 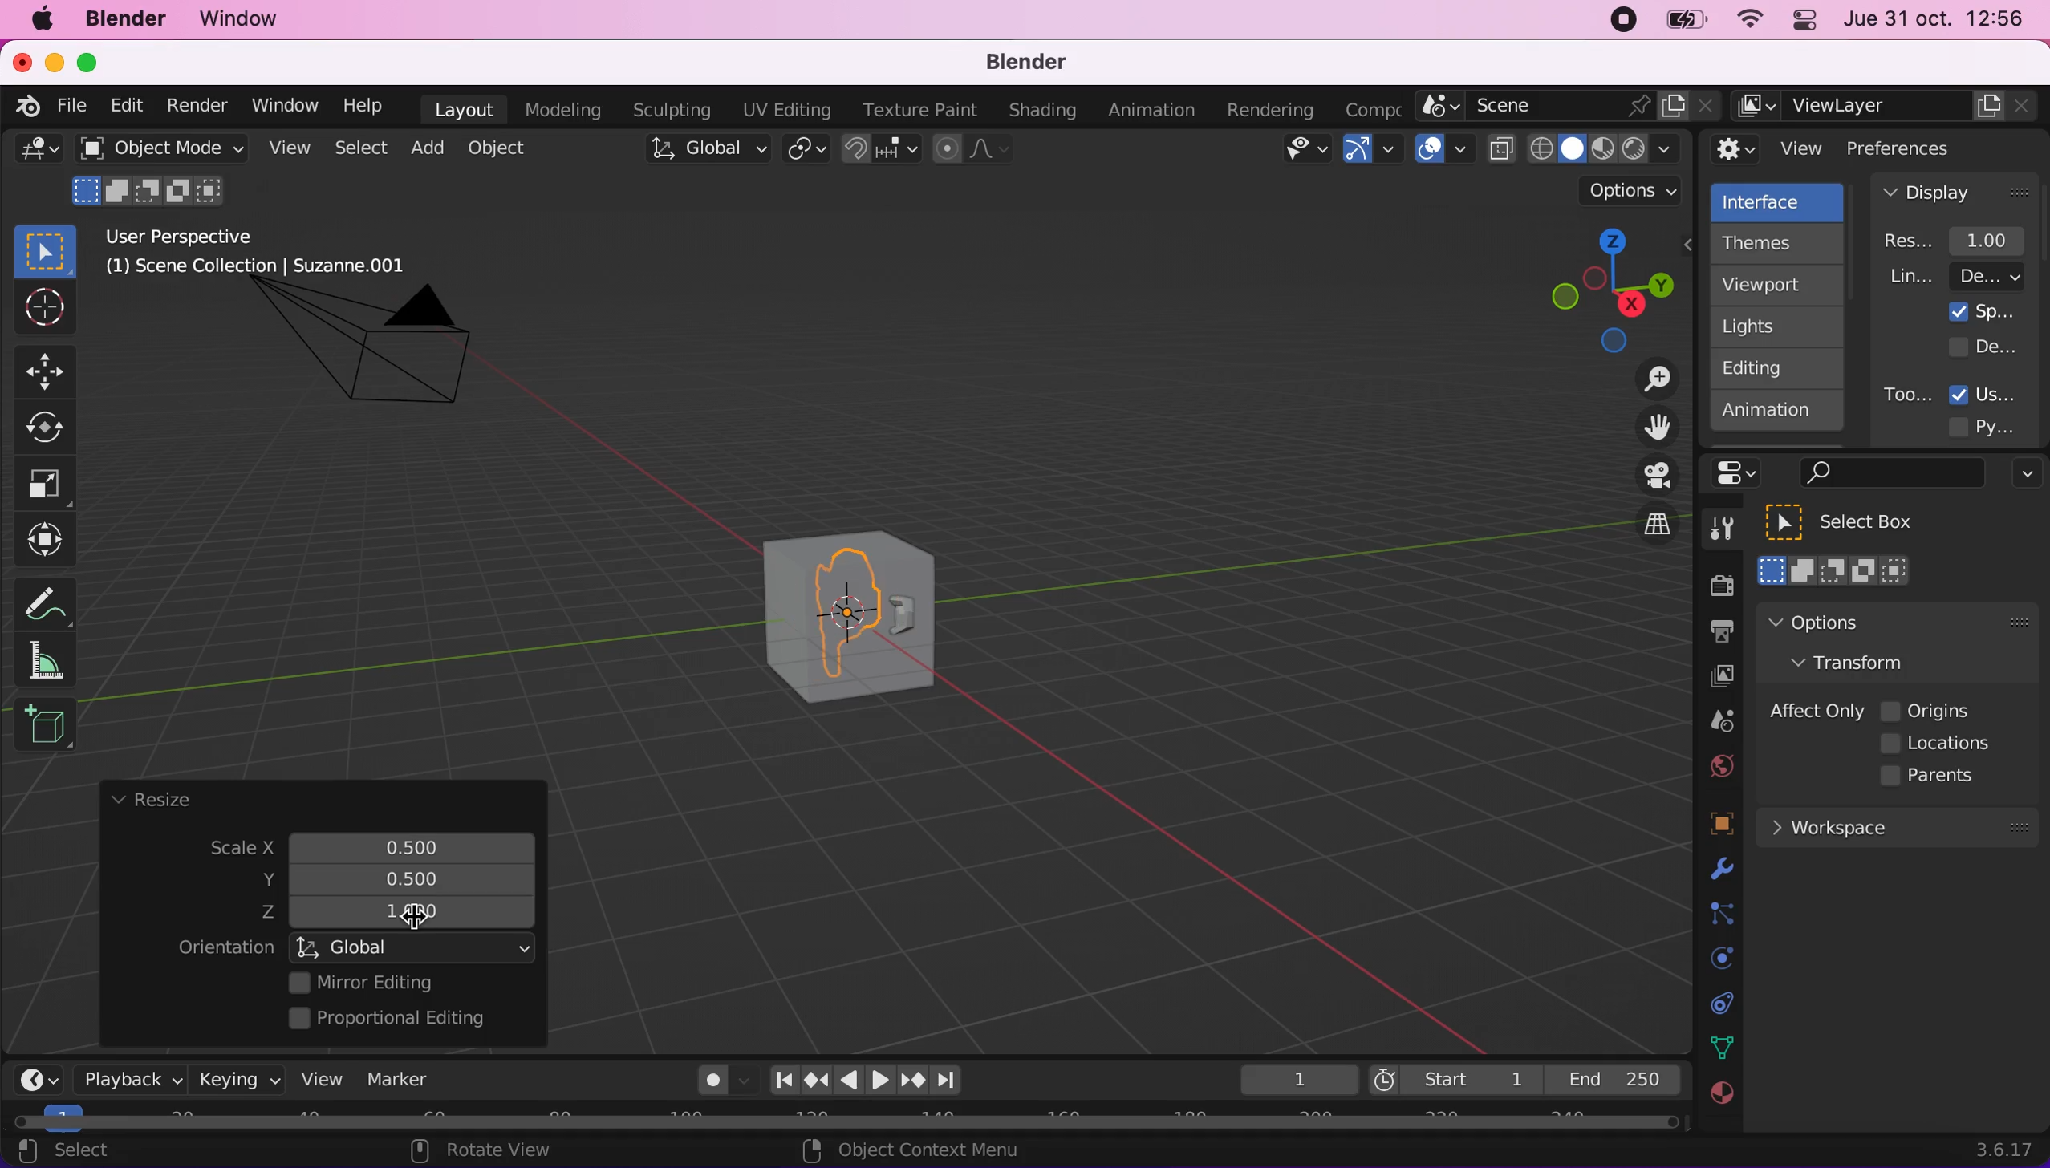 What do you see at coordinates (1775, 243) in the screenshot?
I see `themes` at bounding box center [1775, 243].